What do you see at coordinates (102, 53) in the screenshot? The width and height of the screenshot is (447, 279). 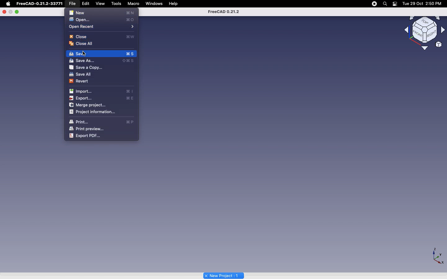 I see `Save ` at bounding box center [102, 53].